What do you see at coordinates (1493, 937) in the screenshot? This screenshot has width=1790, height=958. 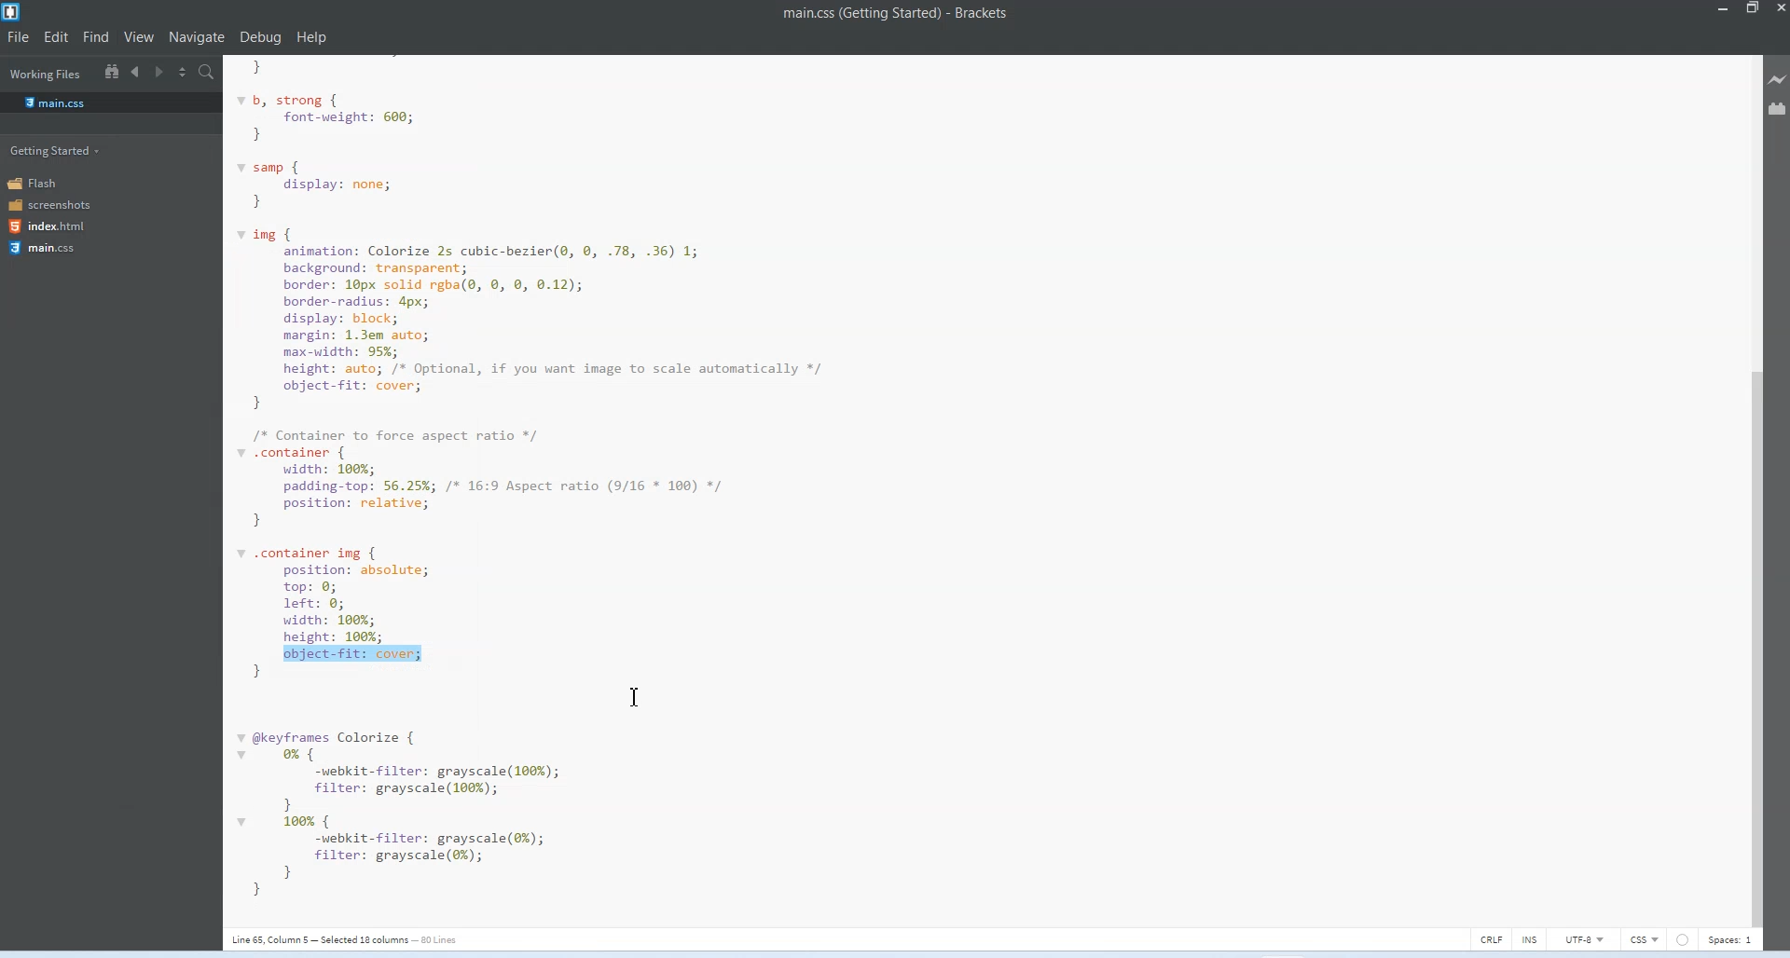 I see `CRLF` at bounding box center [1493, 937].